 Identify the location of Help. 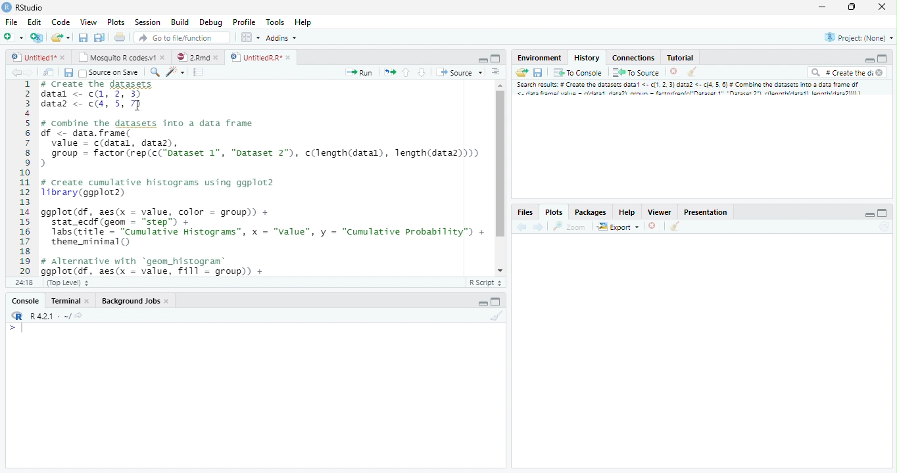
(303, 22).